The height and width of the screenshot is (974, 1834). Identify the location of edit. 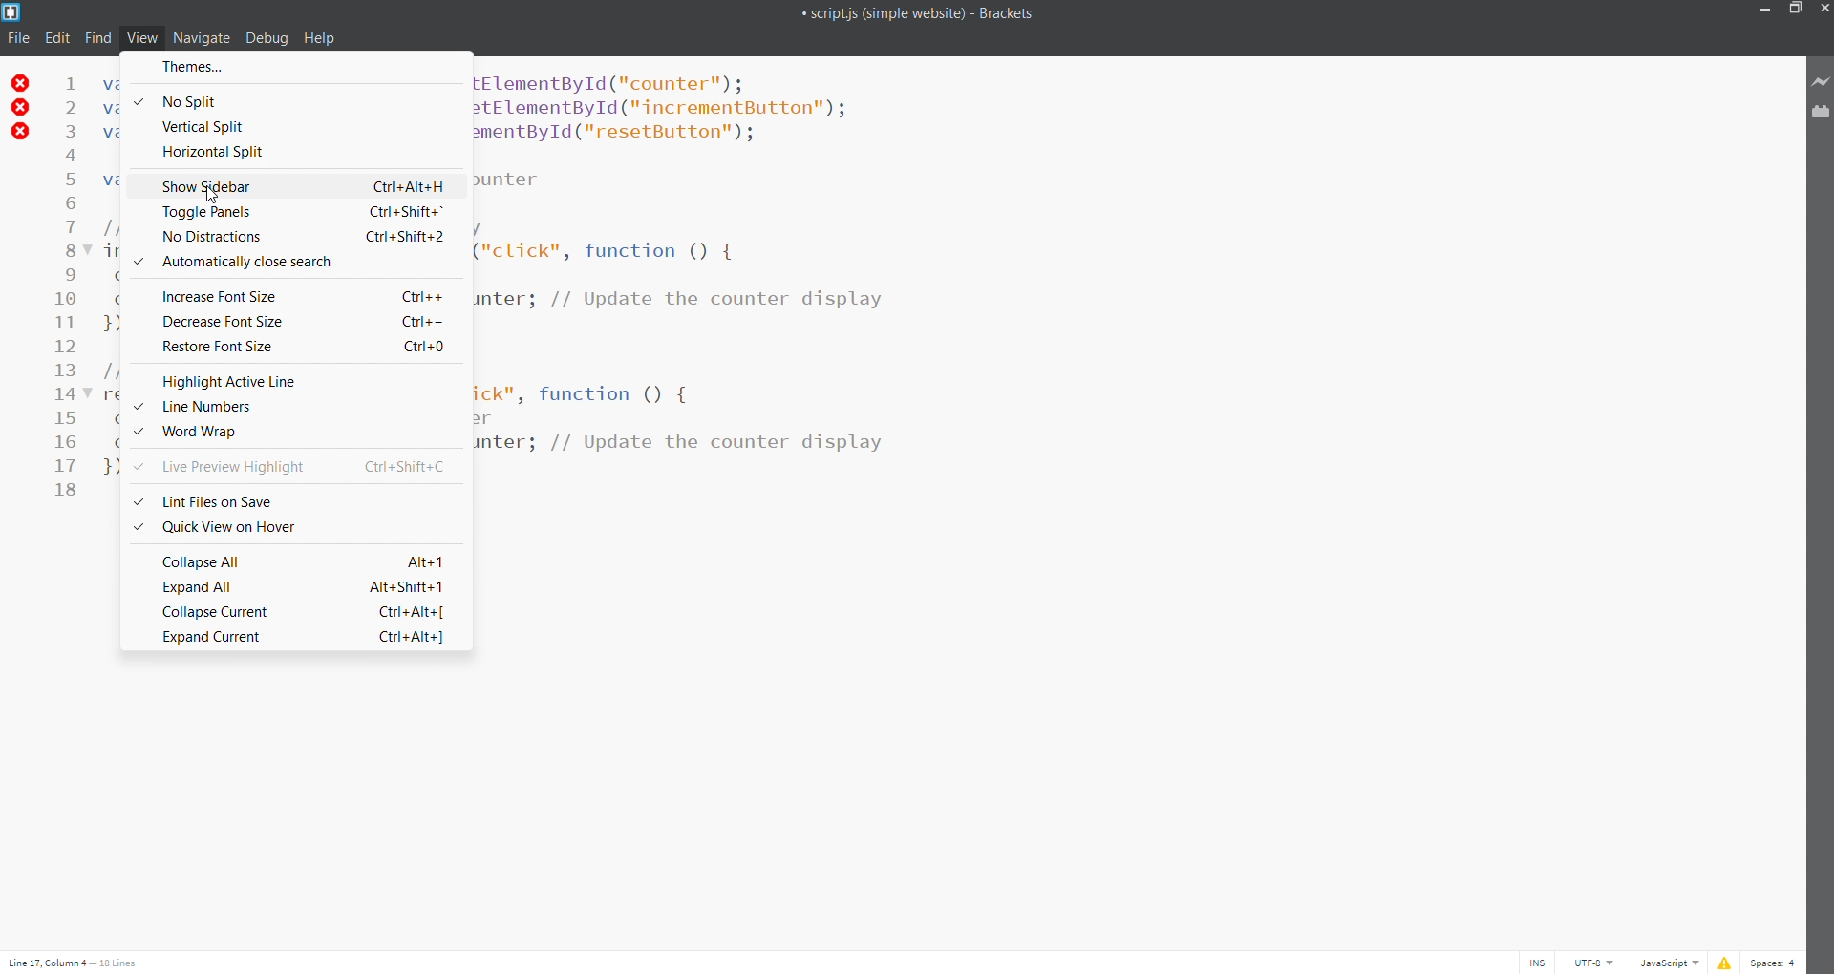
(57, 38).